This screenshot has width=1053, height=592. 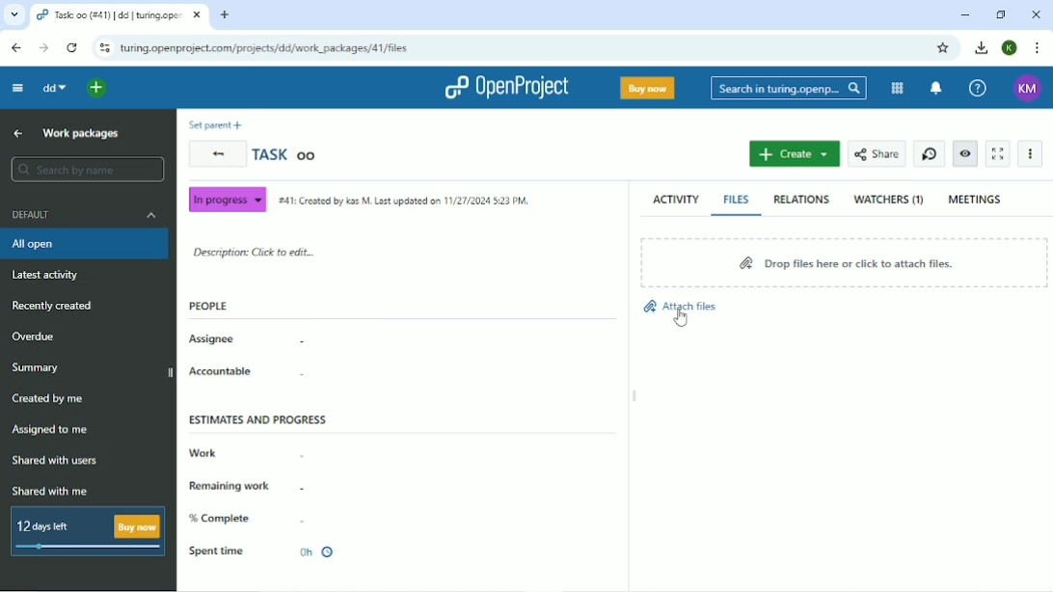 What do you see at coordinates (260, 419) in the screenshot?
I see `Estimates and progress` at bounding box center [260, 419].